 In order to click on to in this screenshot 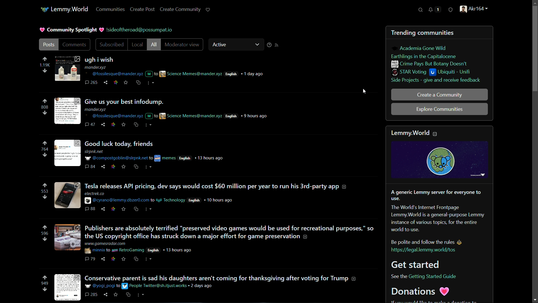, I will do `click(152, 201)`.